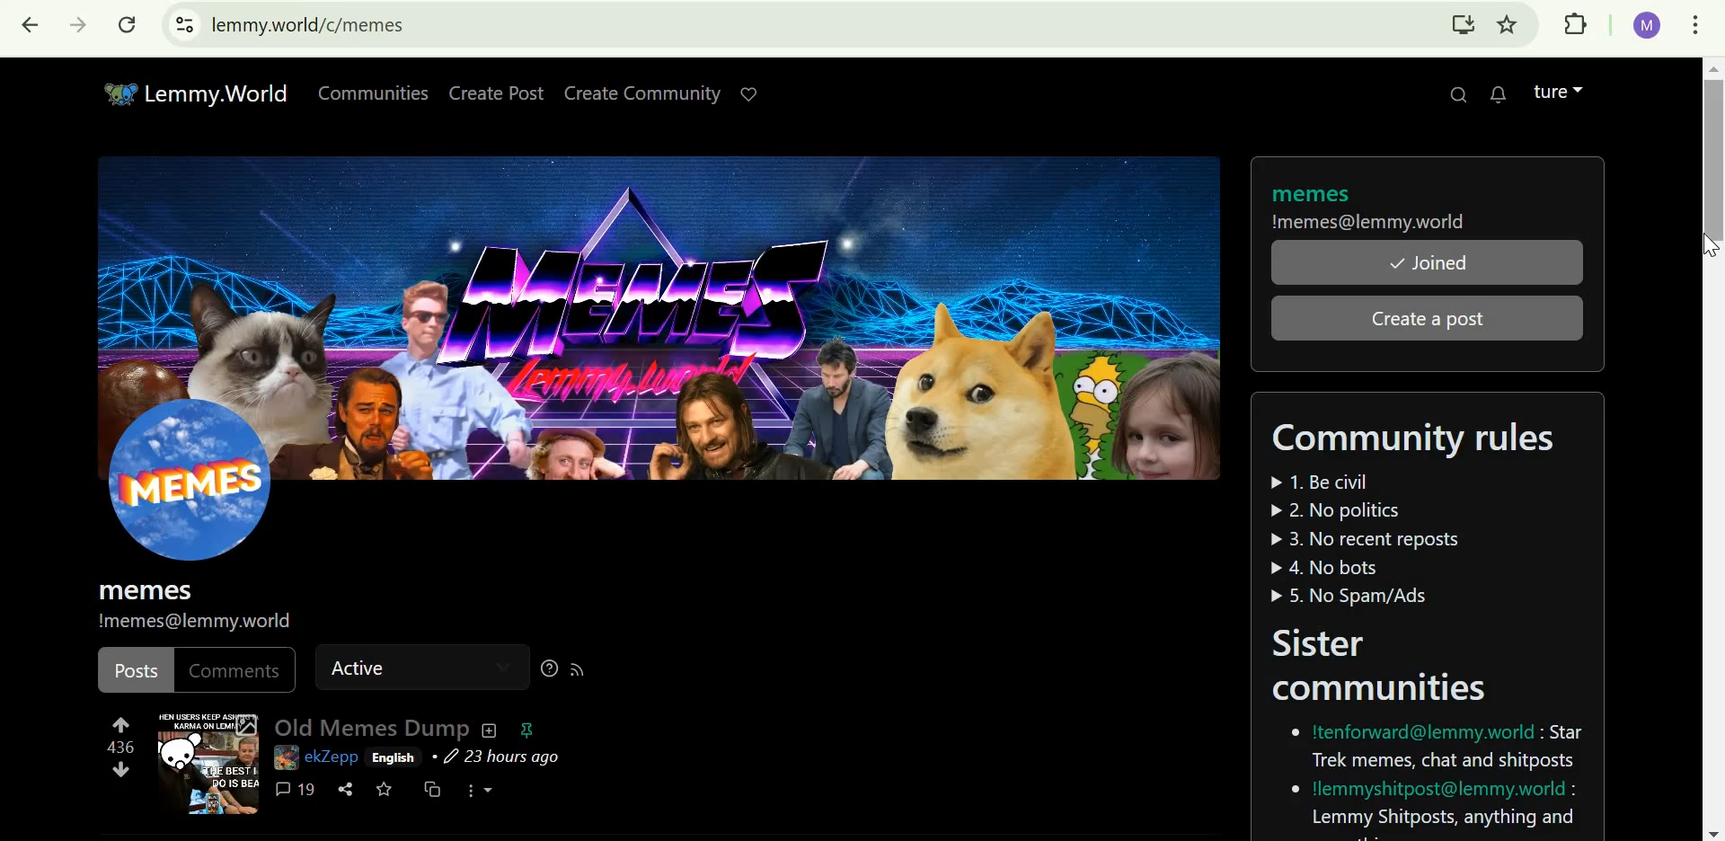 The width and height of the screenshot is (1725, 841). What do you see at coordinates (643, 93) in the screenshot?
I see `create community` at bounding box center [643, 93].